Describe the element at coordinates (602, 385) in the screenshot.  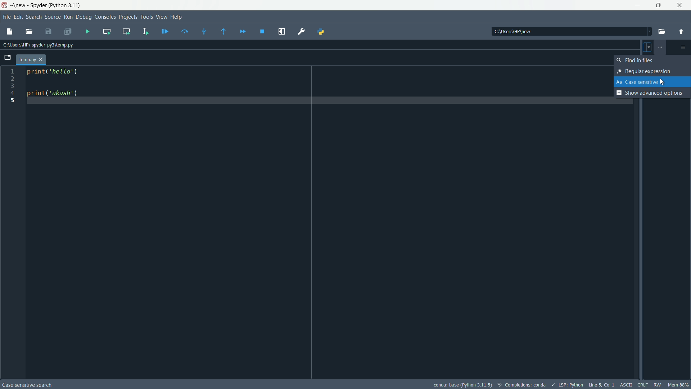
I see `line 5, col1` at that location.